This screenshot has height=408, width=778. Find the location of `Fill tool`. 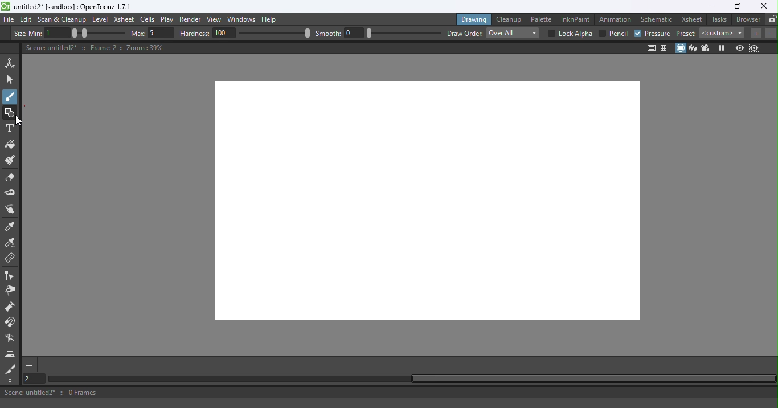

Fill tool is located at coordinates (10, 146).